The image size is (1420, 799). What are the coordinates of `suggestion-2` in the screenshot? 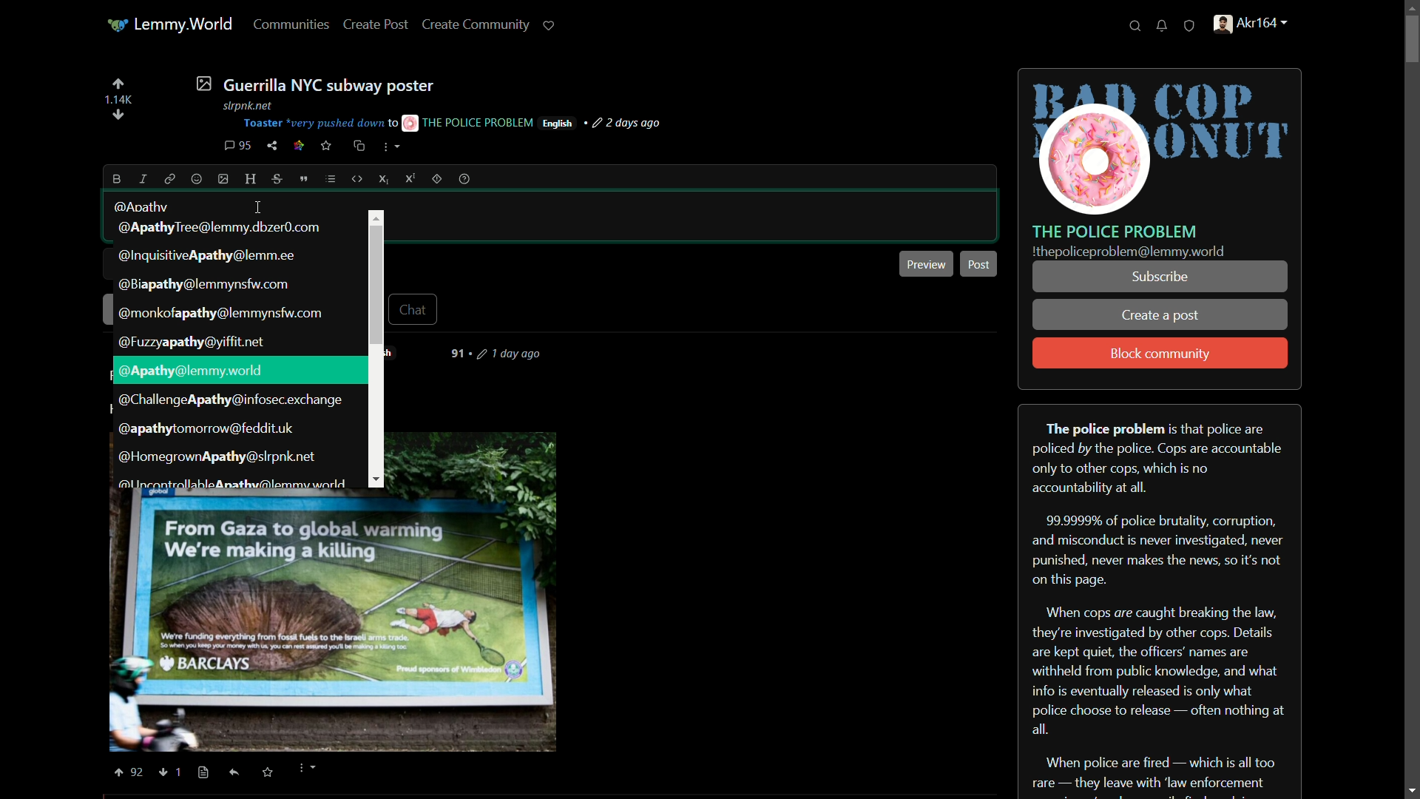 It's located at (209, 255).